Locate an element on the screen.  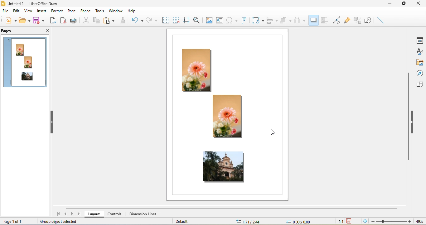
dimension lines is located at coordinates (143, 215).